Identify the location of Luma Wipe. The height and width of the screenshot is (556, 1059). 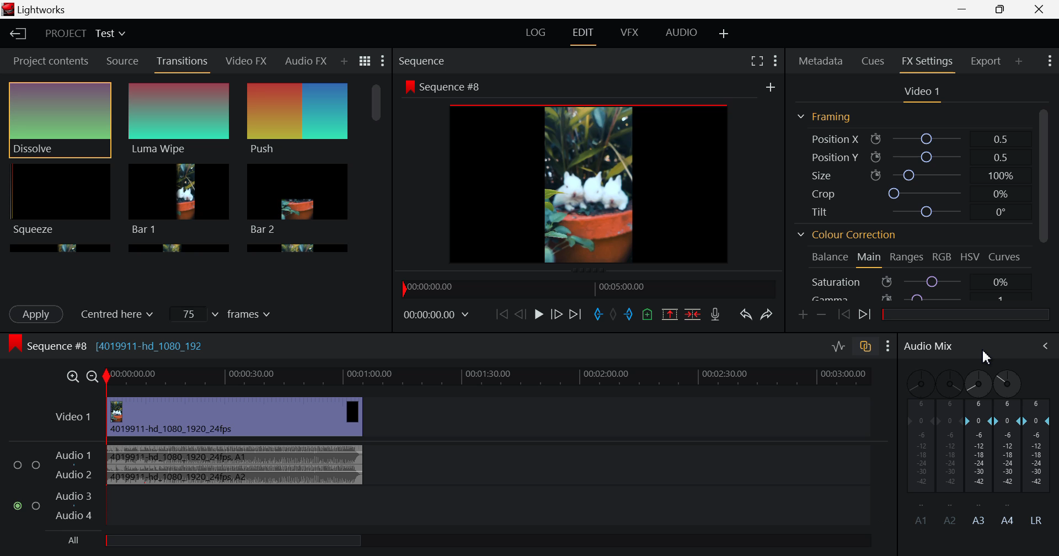
(179, 120).